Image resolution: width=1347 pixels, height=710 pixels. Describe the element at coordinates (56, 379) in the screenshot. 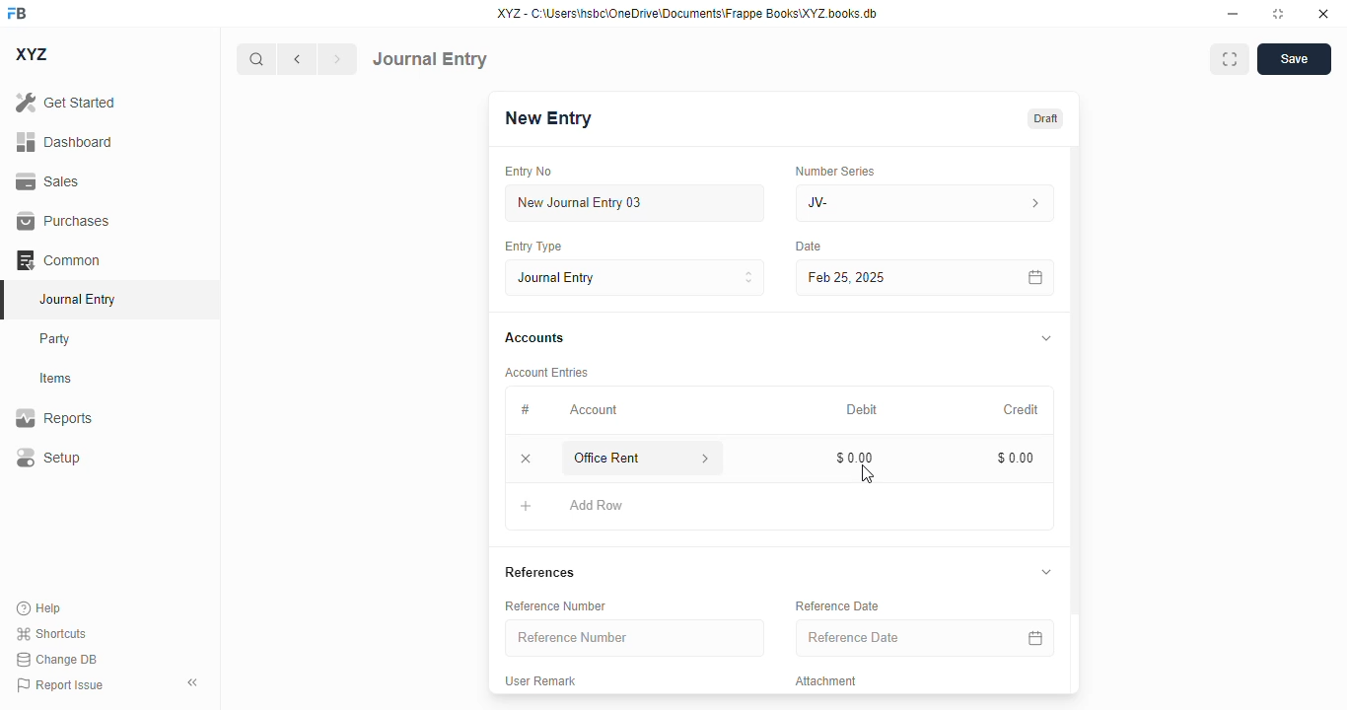

I see `items` at that location.